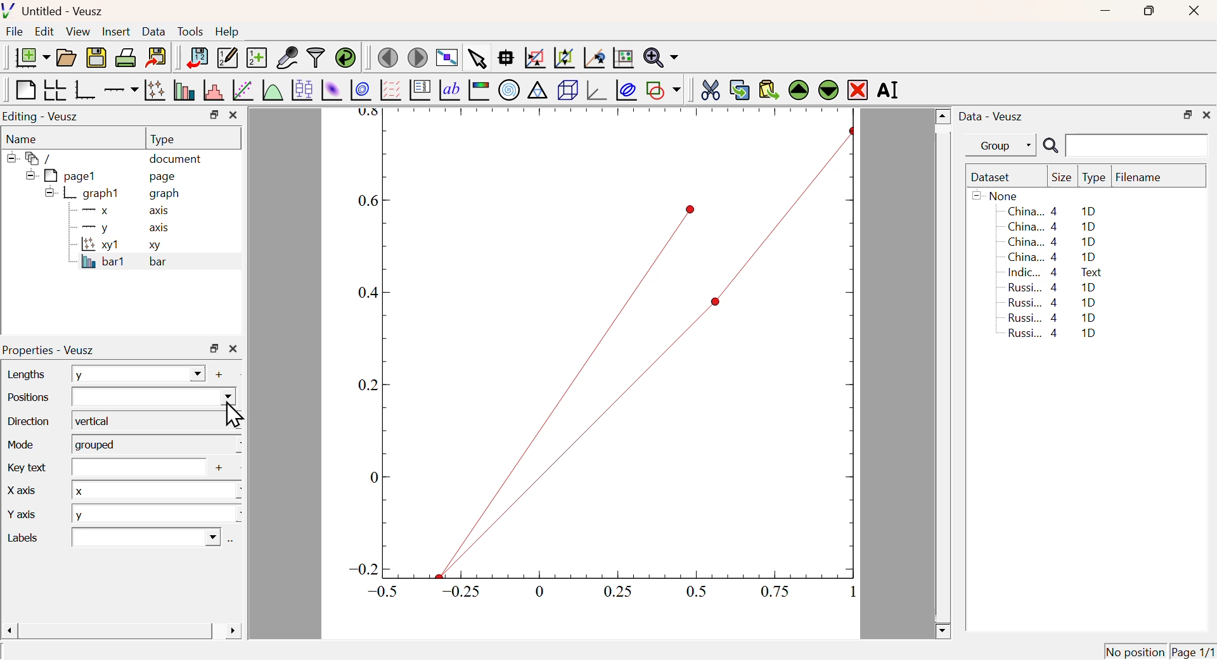  Describe the element at coordinates (598, 91) in the screenshot. I see `3D graph` at that location.